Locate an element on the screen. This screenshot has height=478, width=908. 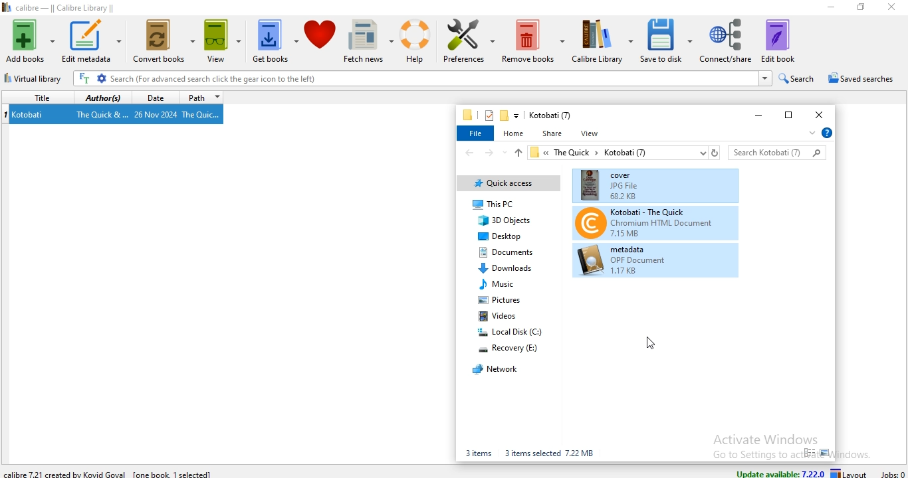
path is located at coordinates (201, 98).